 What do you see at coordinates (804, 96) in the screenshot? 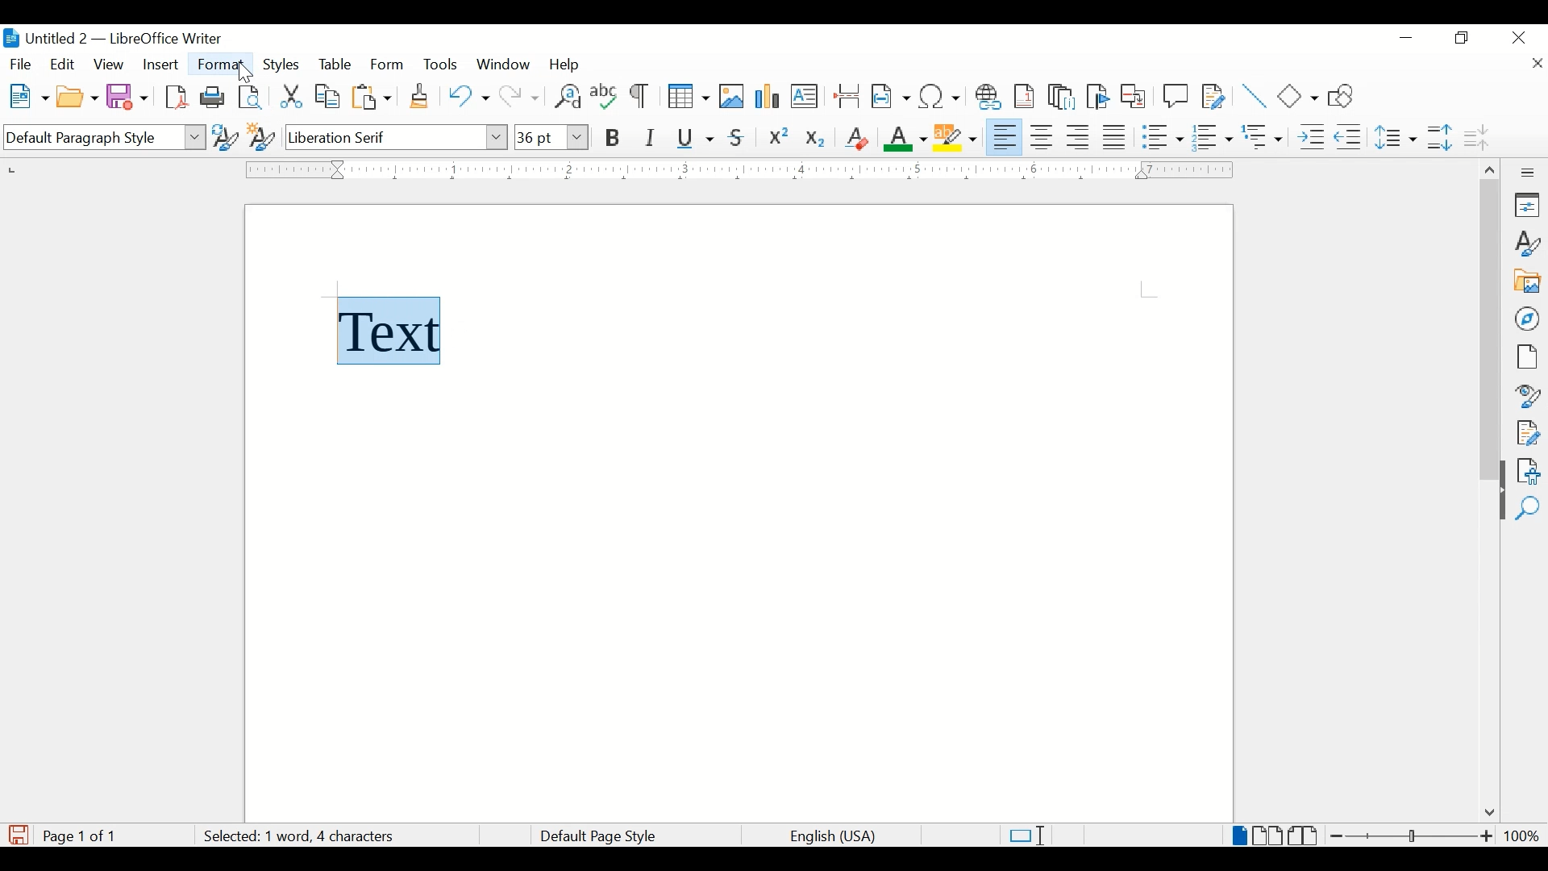
I see `insert text box` at bounding box center [804, 96].